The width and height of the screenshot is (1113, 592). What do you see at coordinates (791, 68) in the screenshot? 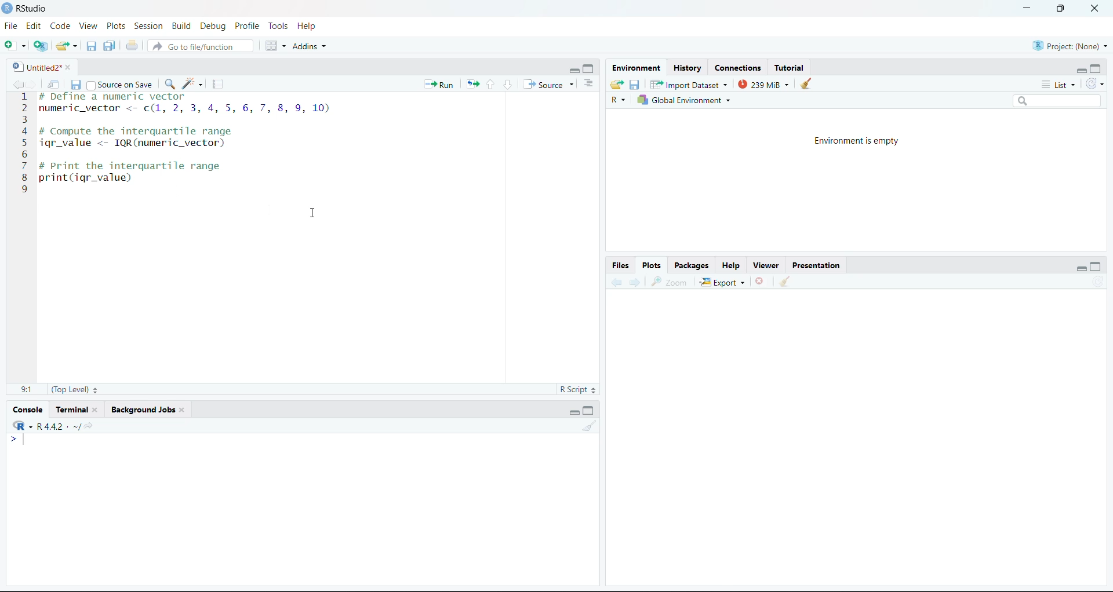
I see `Tutorial` at bounding box center [791, 68].